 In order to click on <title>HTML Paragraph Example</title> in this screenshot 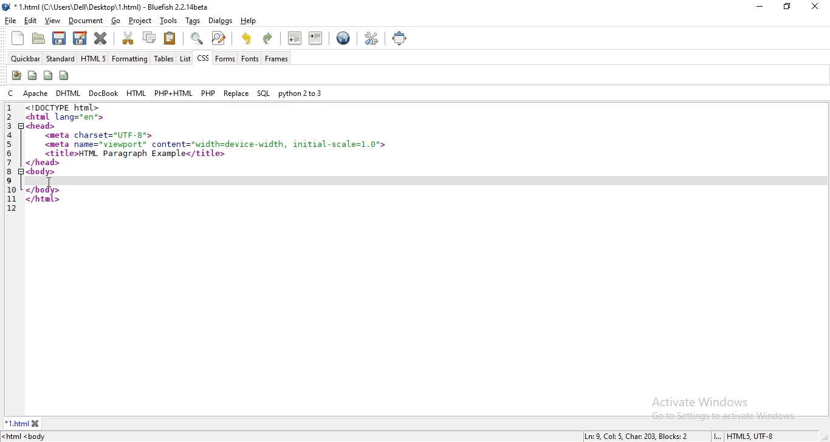, I will do `click(135, 154)`.